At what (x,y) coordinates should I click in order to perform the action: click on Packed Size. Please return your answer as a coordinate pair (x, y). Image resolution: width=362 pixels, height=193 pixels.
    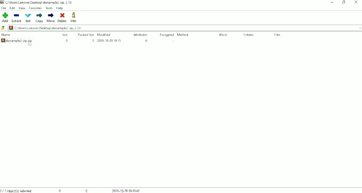
    Looking at the image, I should click on (86, 34).